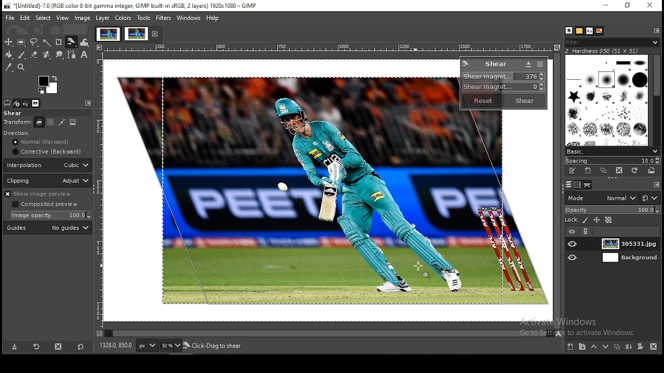 This screenshot has width=664, height=373. I want to click on opacity, so click(613, 210).